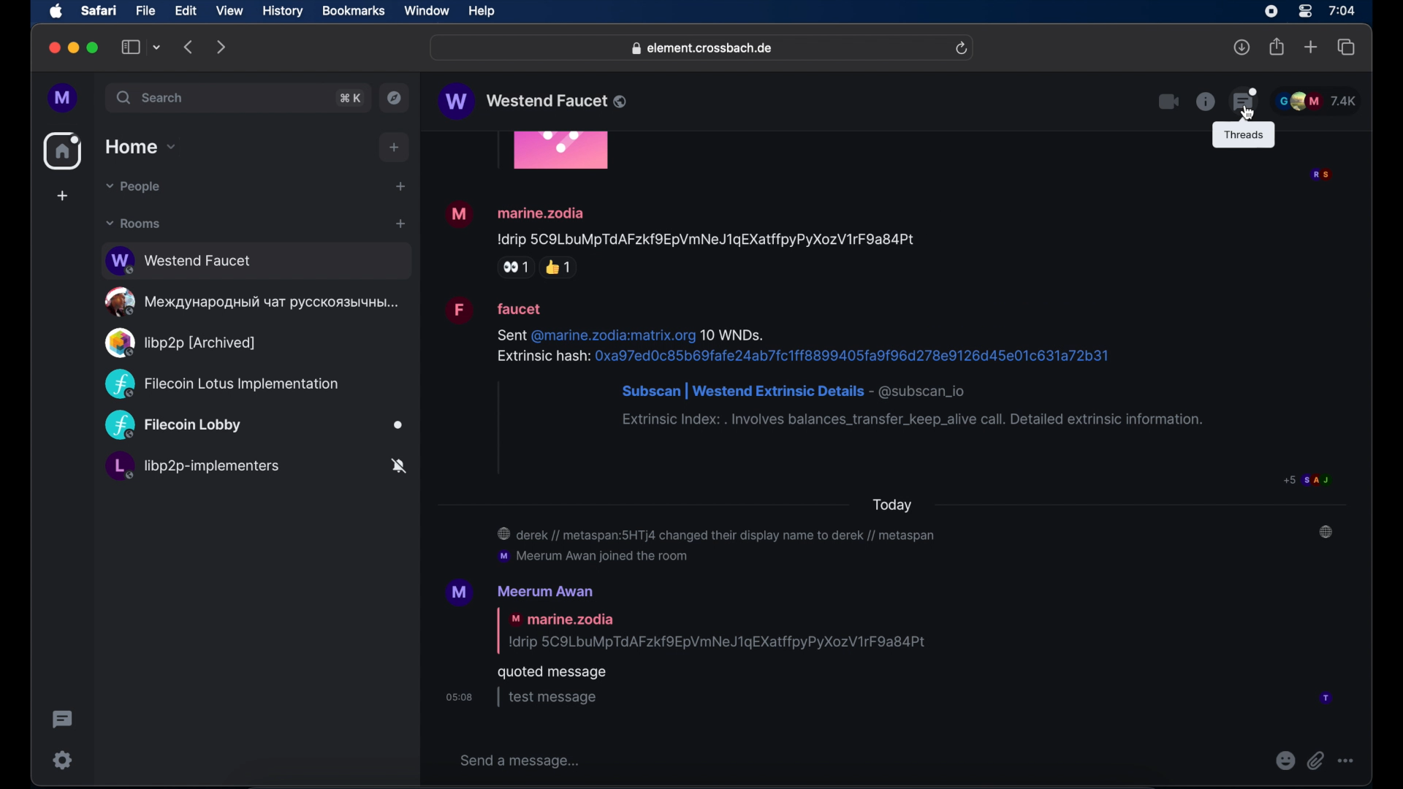 The width and height of the screenshot is (1403, 789). What do you see at coordinates (462, 213) in the screenshot?
I see `` at bounding box center [462, 213].